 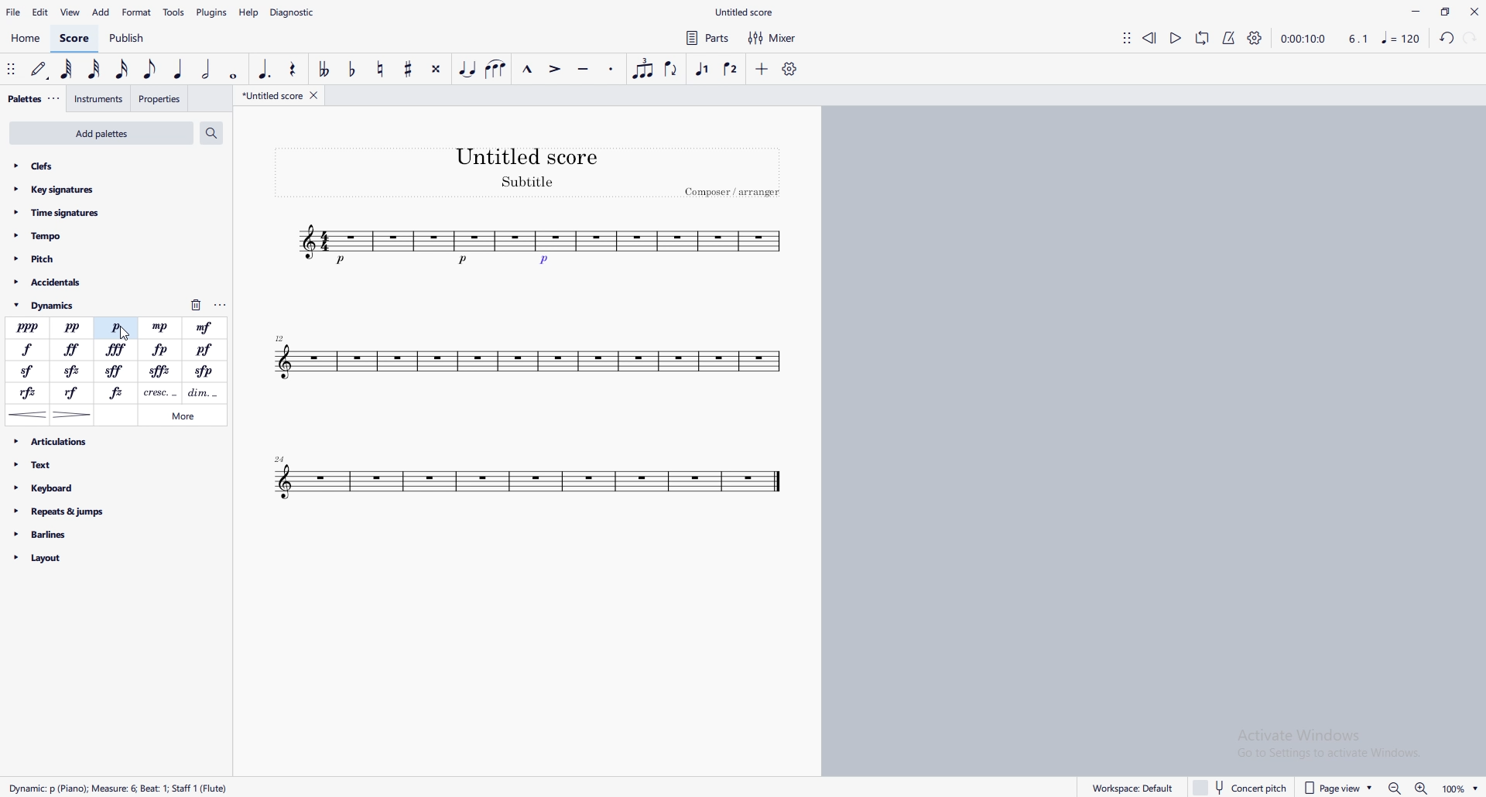 I want to click on add palettes, so click(x=101, y=133).